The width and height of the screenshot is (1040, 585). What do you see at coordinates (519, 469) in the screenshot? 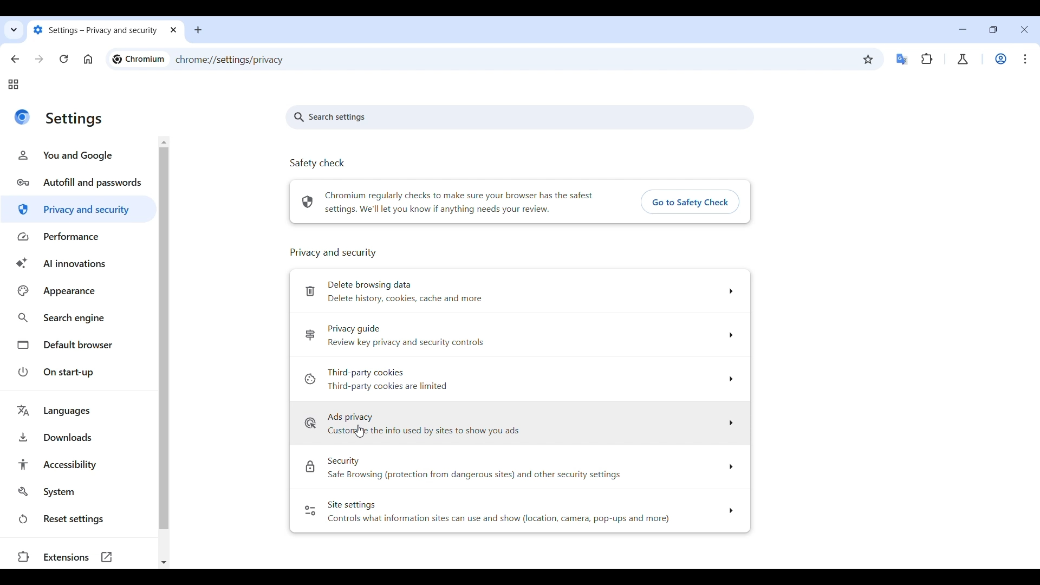
I see `Security options` at bounding box center [519, 469].